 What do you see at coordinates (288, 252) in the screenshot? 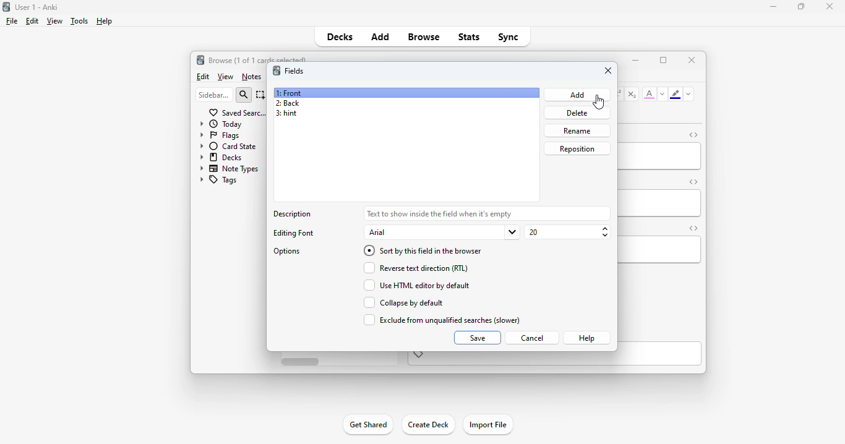
I see `options` at bounding box center [288, 252].